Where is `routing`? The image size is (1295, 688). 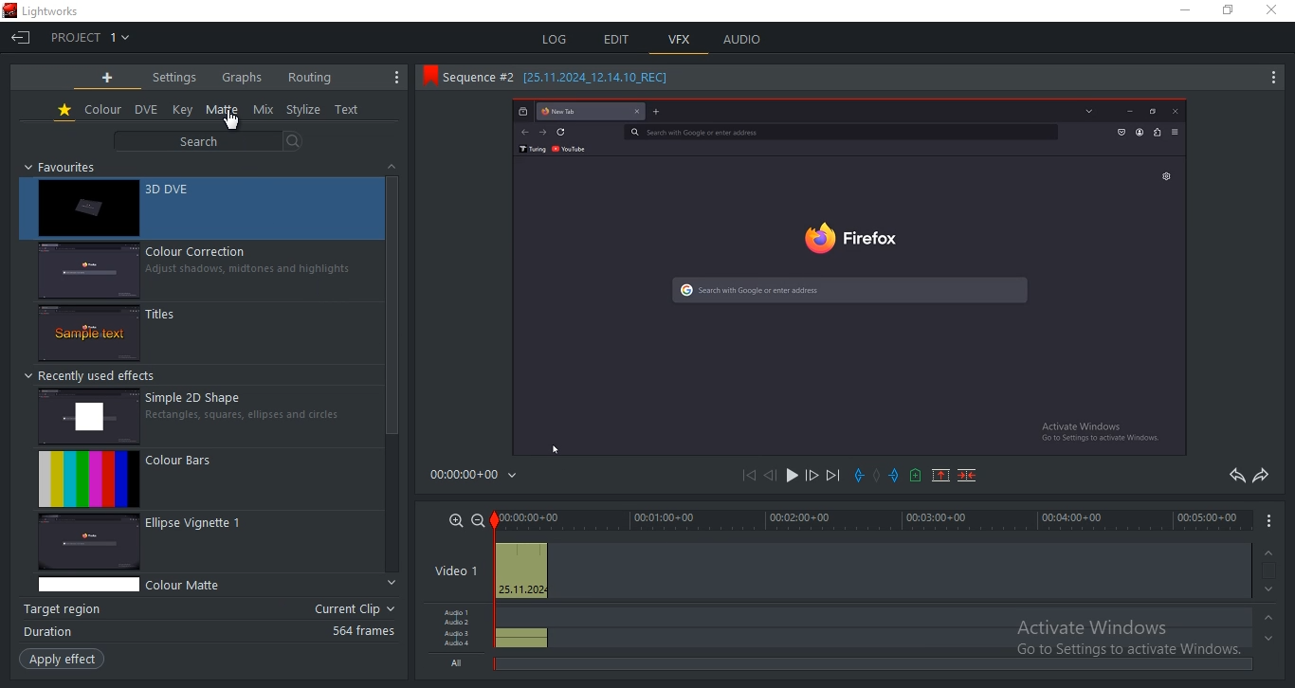
routing is located at coordinates (309, 77).